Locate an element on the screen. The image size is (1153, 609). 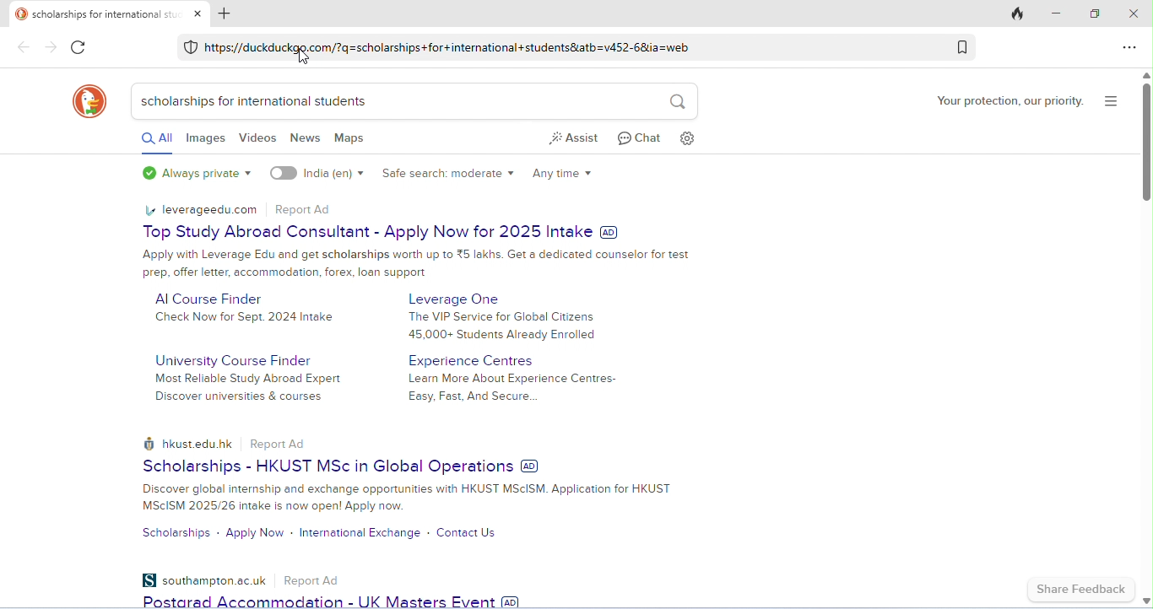
always private is located at coordinates (198, 174).